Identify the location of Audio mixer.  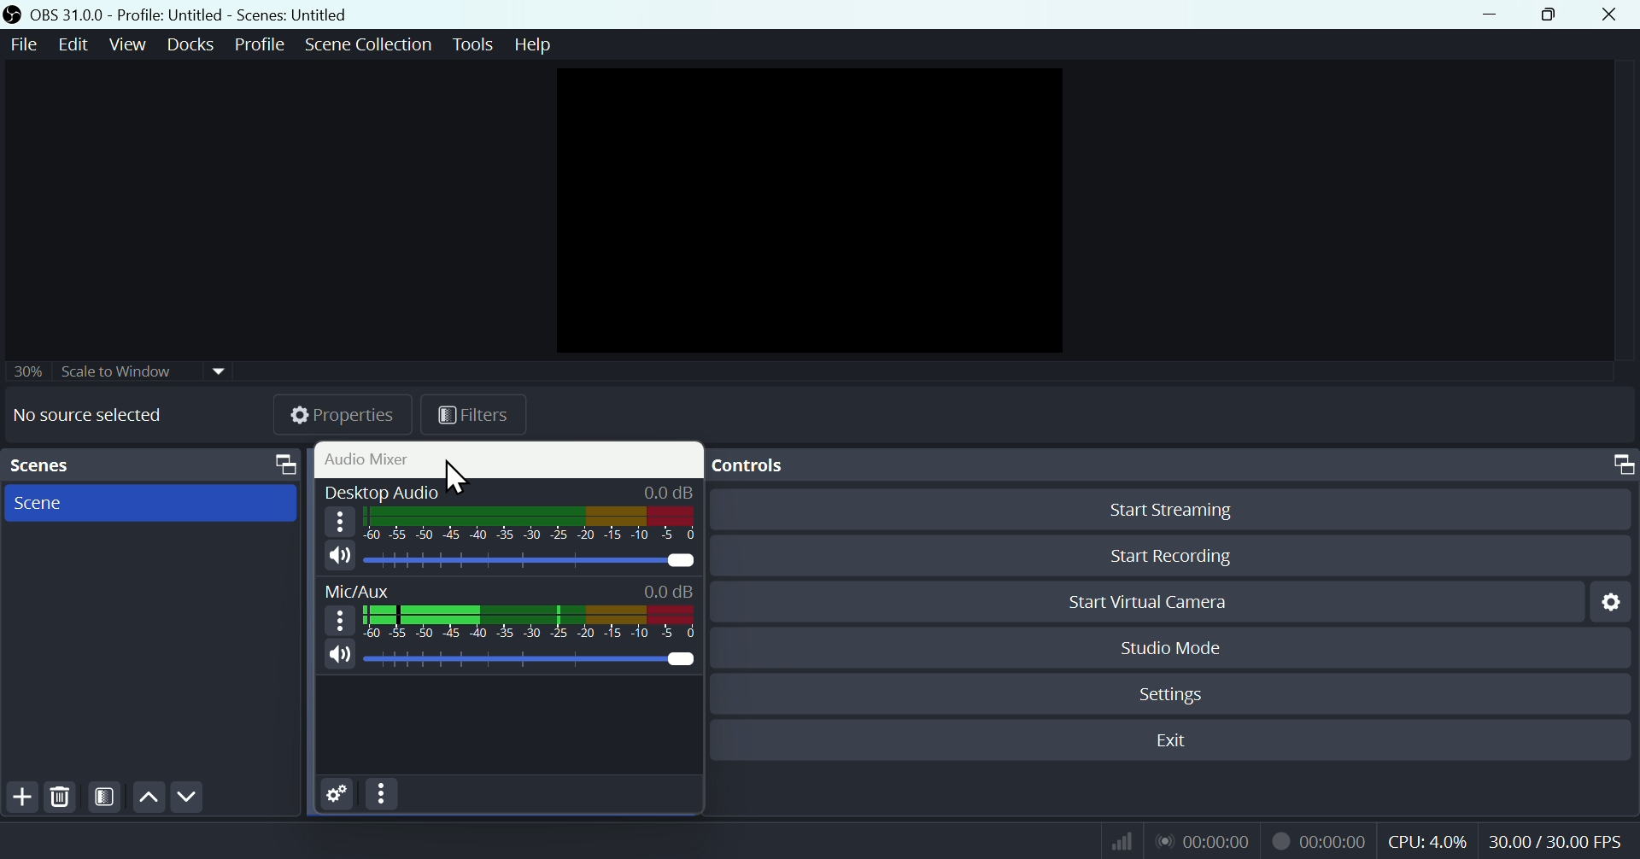
(507, 458).